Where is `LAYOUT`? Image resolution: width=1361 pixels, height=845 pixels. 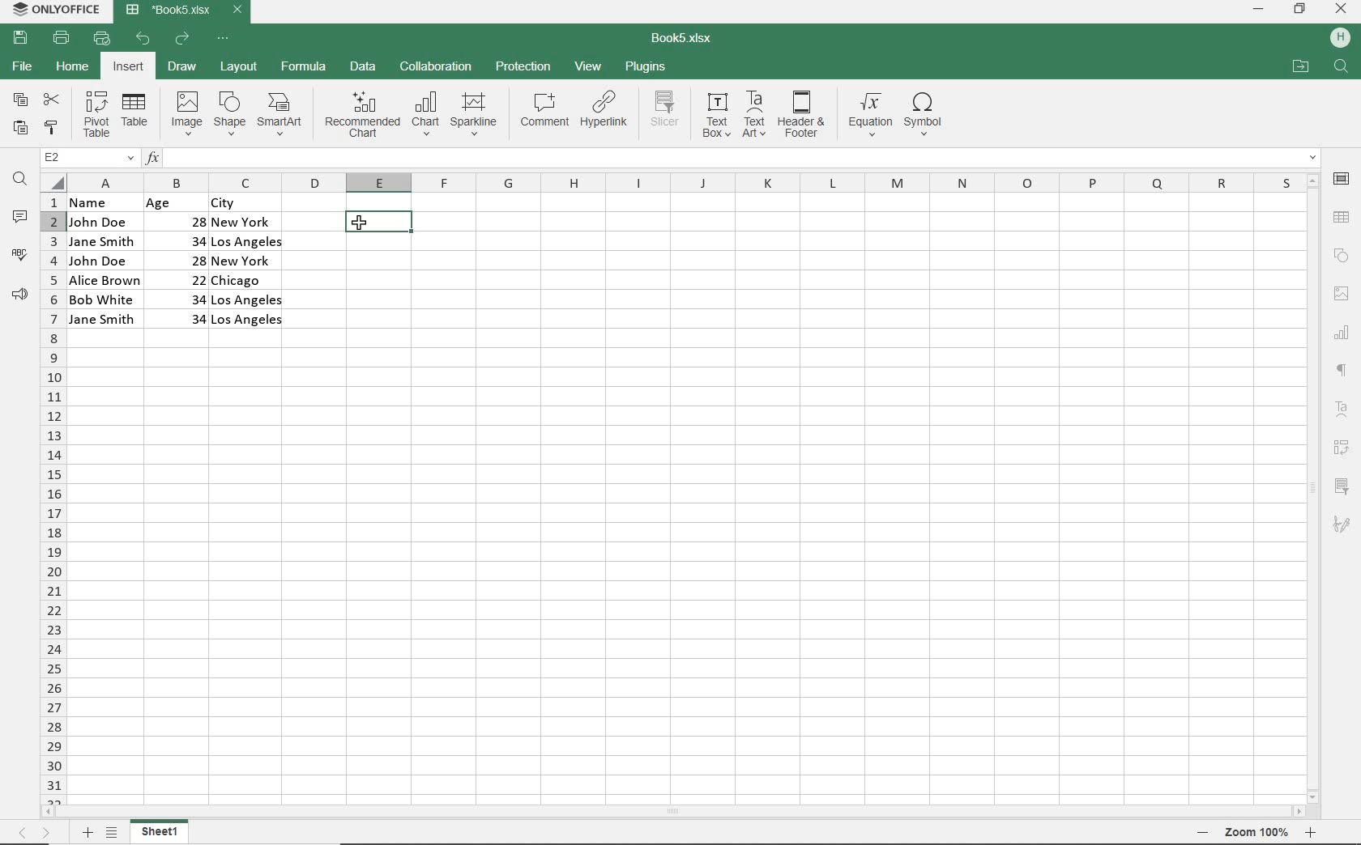 LAYOUT is located at coordinates (239, 67).